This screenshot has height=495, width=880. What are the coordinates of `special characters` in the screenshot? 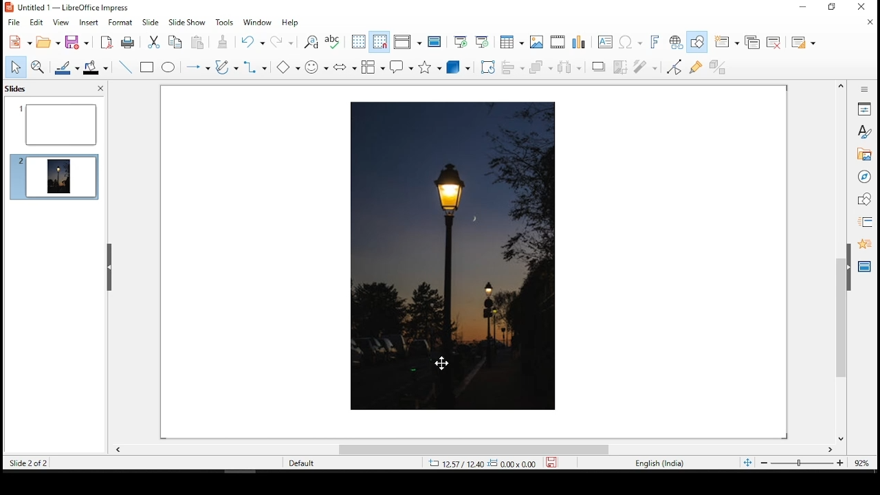 It's located at (630, 42).